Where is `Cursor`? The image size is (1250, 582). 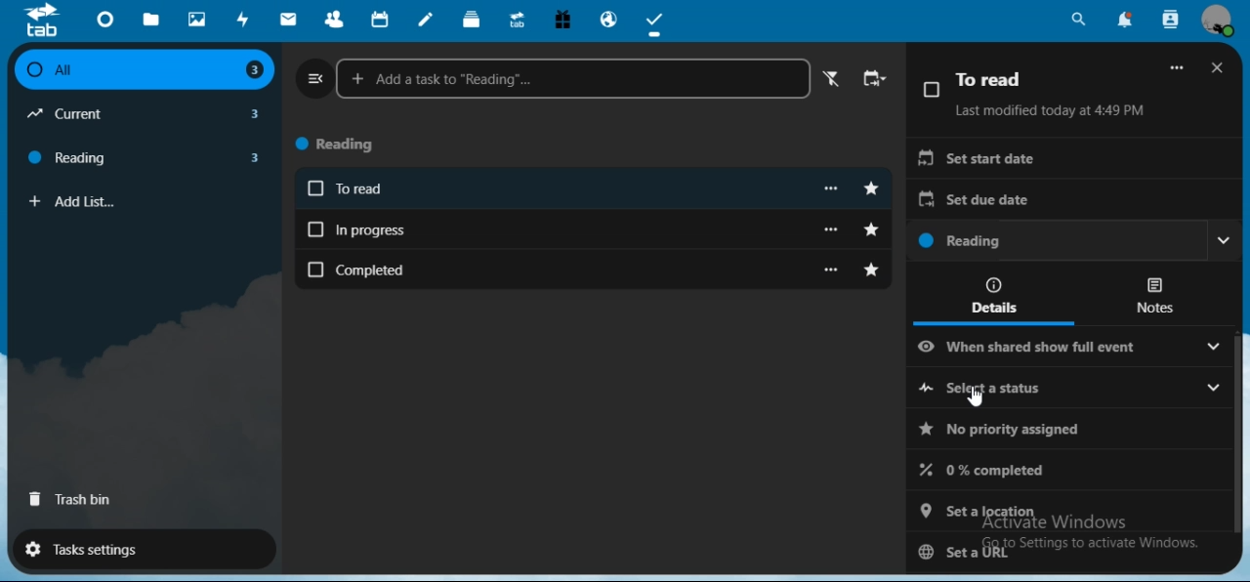
Cursor is located at coordinates (975, 395).